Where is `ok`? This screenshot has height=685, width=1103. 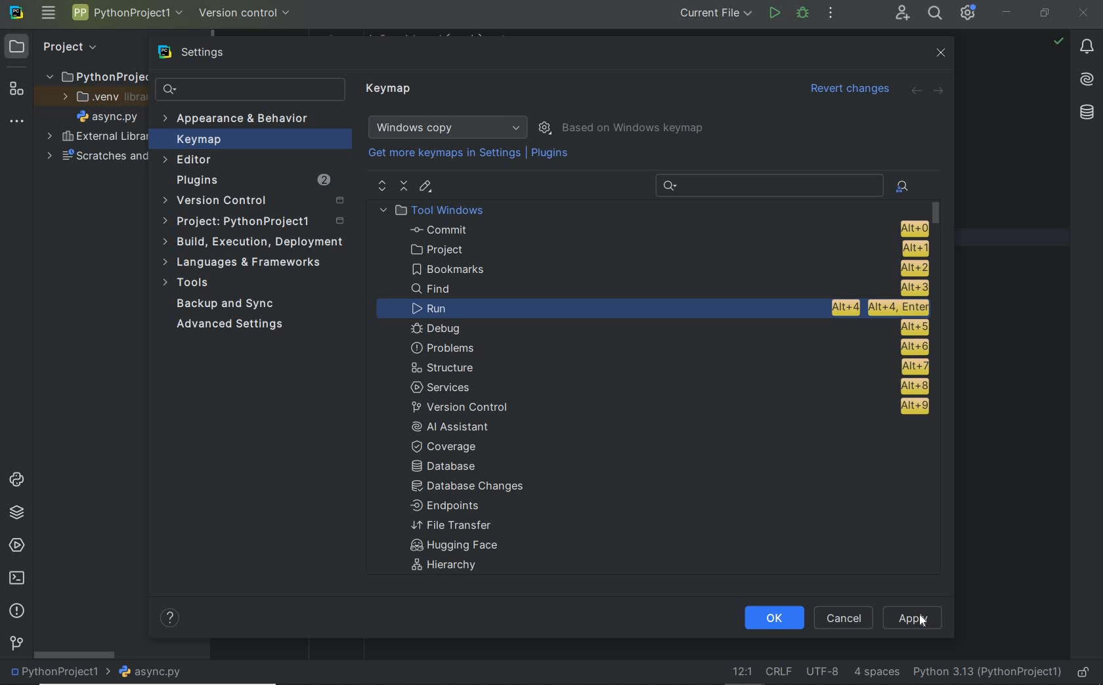
ok is located at coordinates (774, 619).